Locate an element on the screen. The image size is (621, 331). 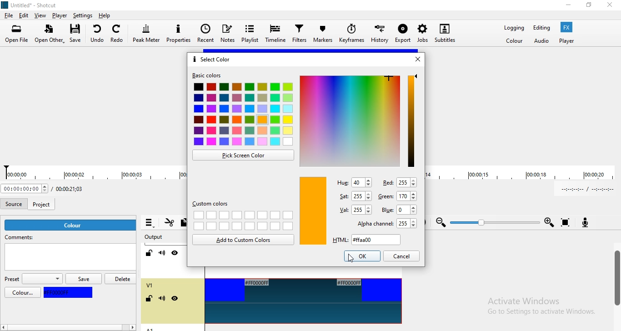
undo is located at coordinates (98, 33).